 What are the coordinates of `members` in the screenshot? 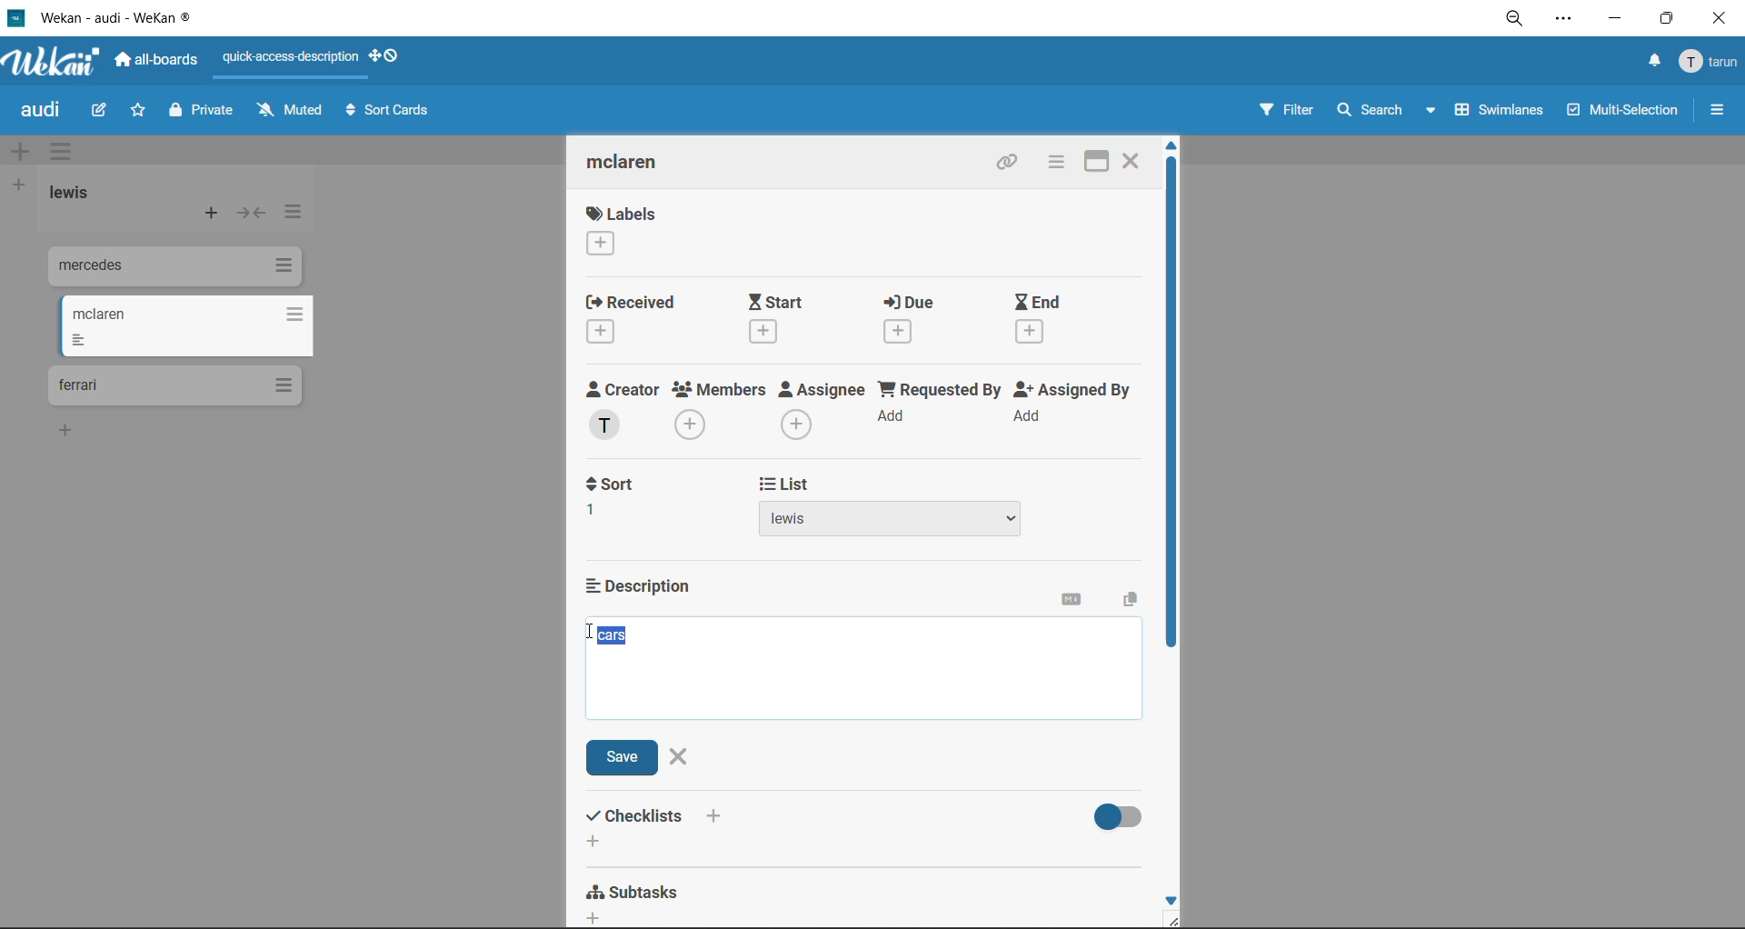 It's located at (723, 413).